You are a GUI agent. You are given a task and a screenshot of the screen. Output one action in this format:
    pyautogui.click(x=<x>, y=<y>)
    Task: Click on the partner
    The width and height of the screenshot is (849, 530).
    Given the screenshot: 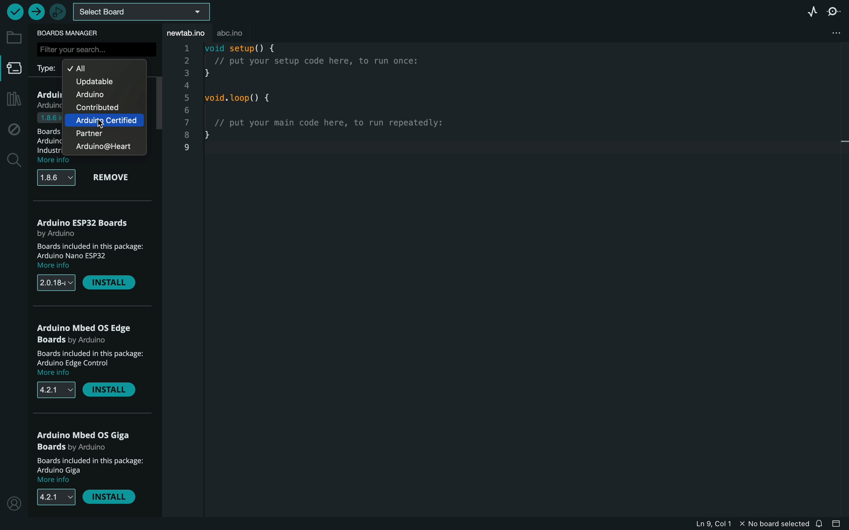 What is the action you would take?
    pyautogui.click(x=94, y=133)
    